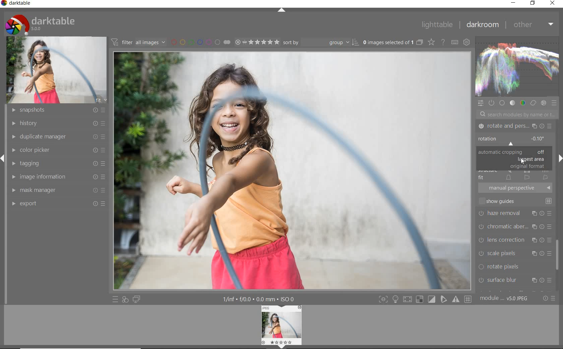 The image size is (563, 349). What do you see at coordinates (425, 299) in the screenshot?
I see `toggle mode` at bounding box center [425, 299].